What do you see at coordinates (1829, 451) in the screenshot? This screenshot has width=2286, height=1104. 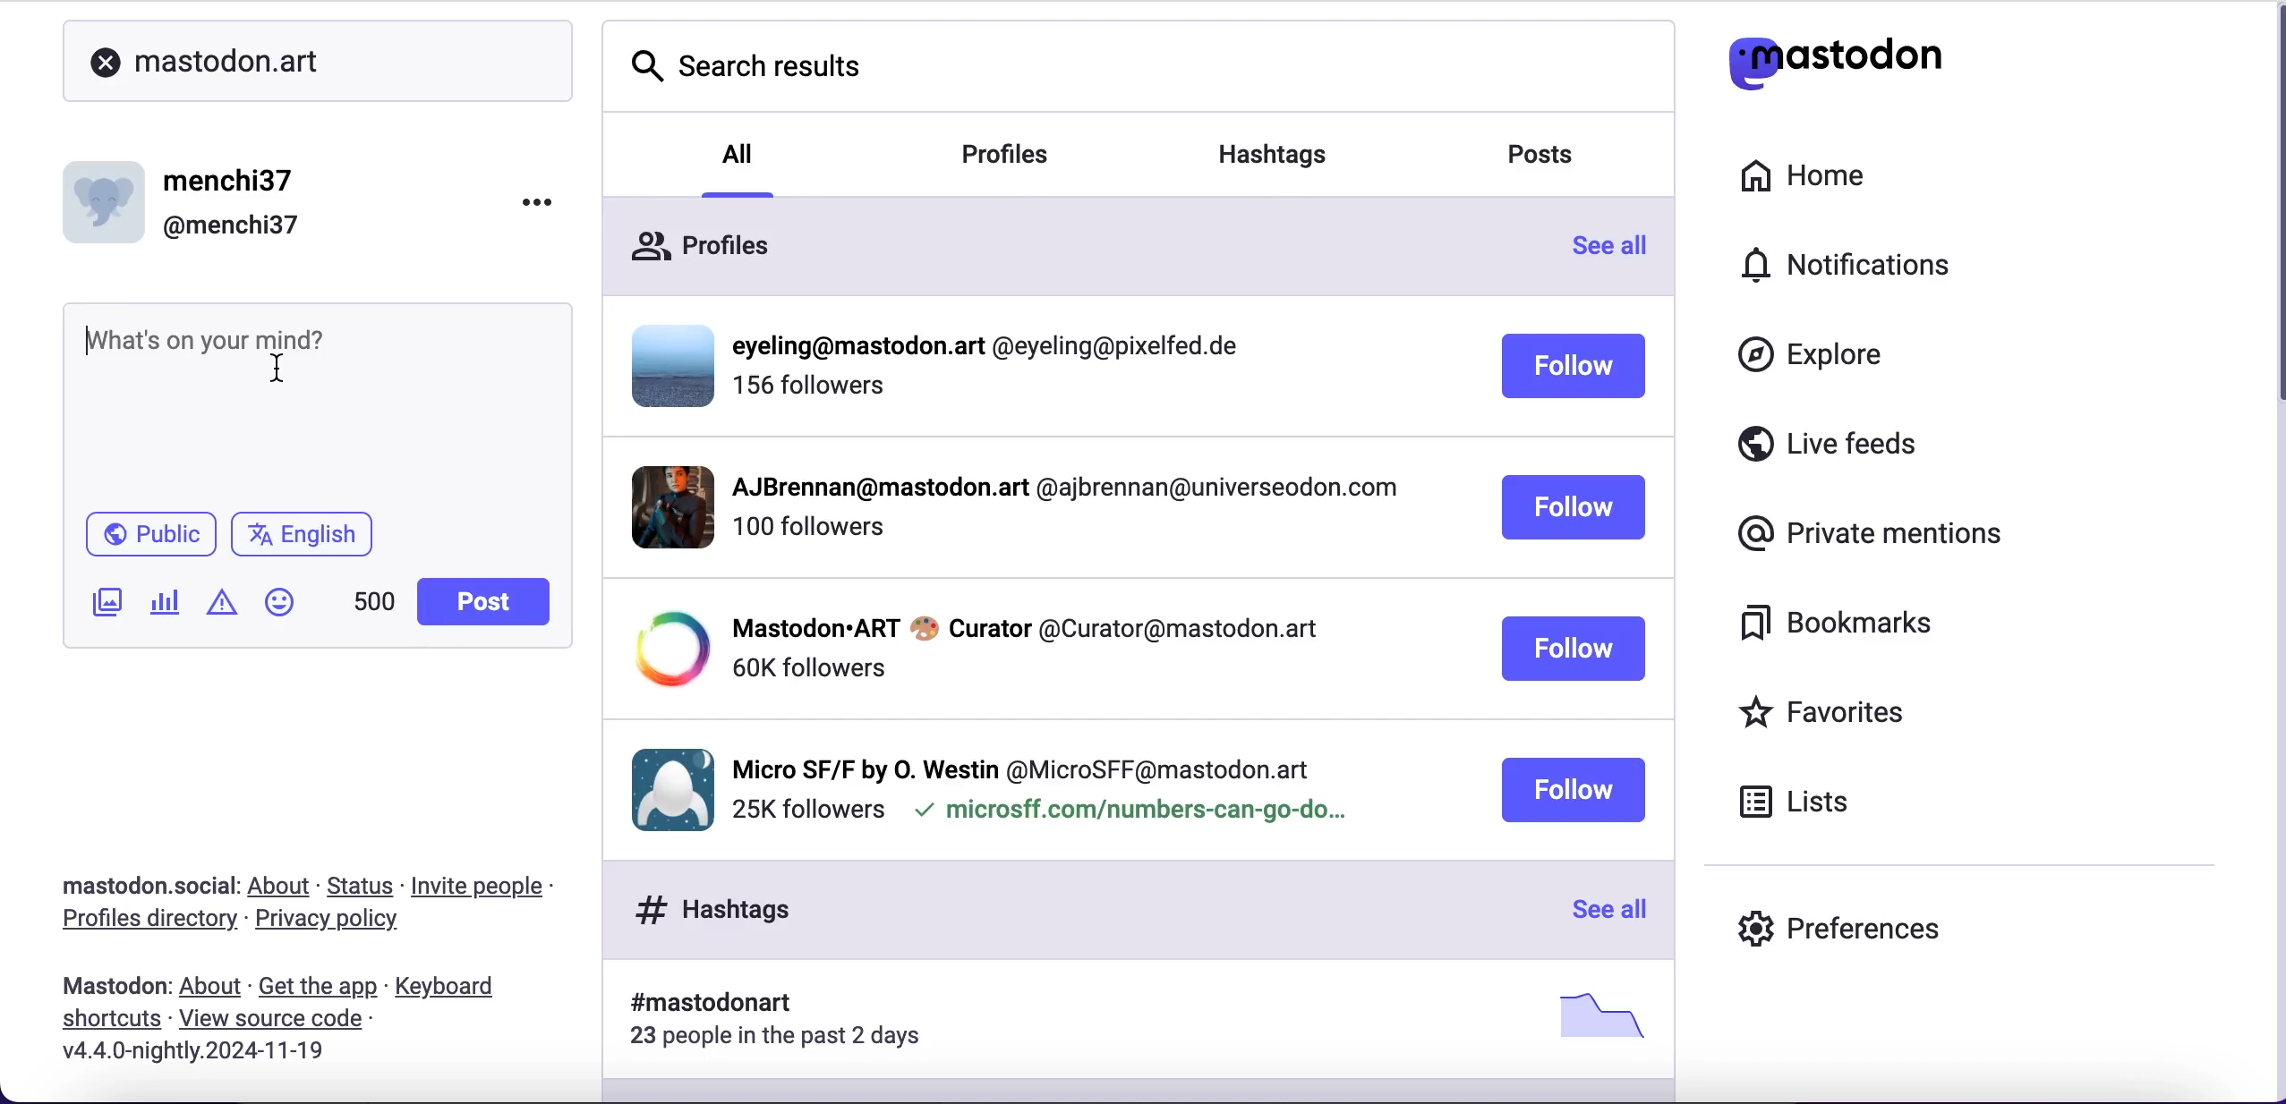 I see `live feeds` at bounding box center [1829, 451].